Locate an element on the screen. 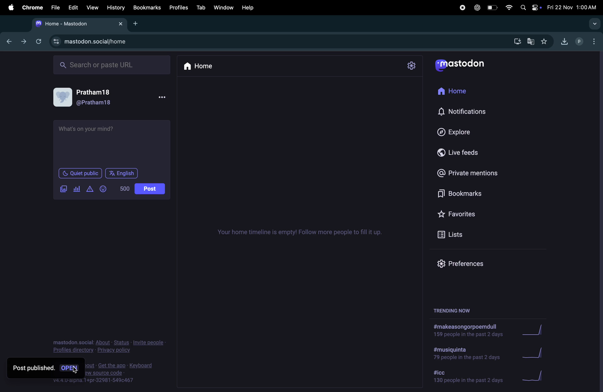  mastodon.social is located at coordinates (72, 342).